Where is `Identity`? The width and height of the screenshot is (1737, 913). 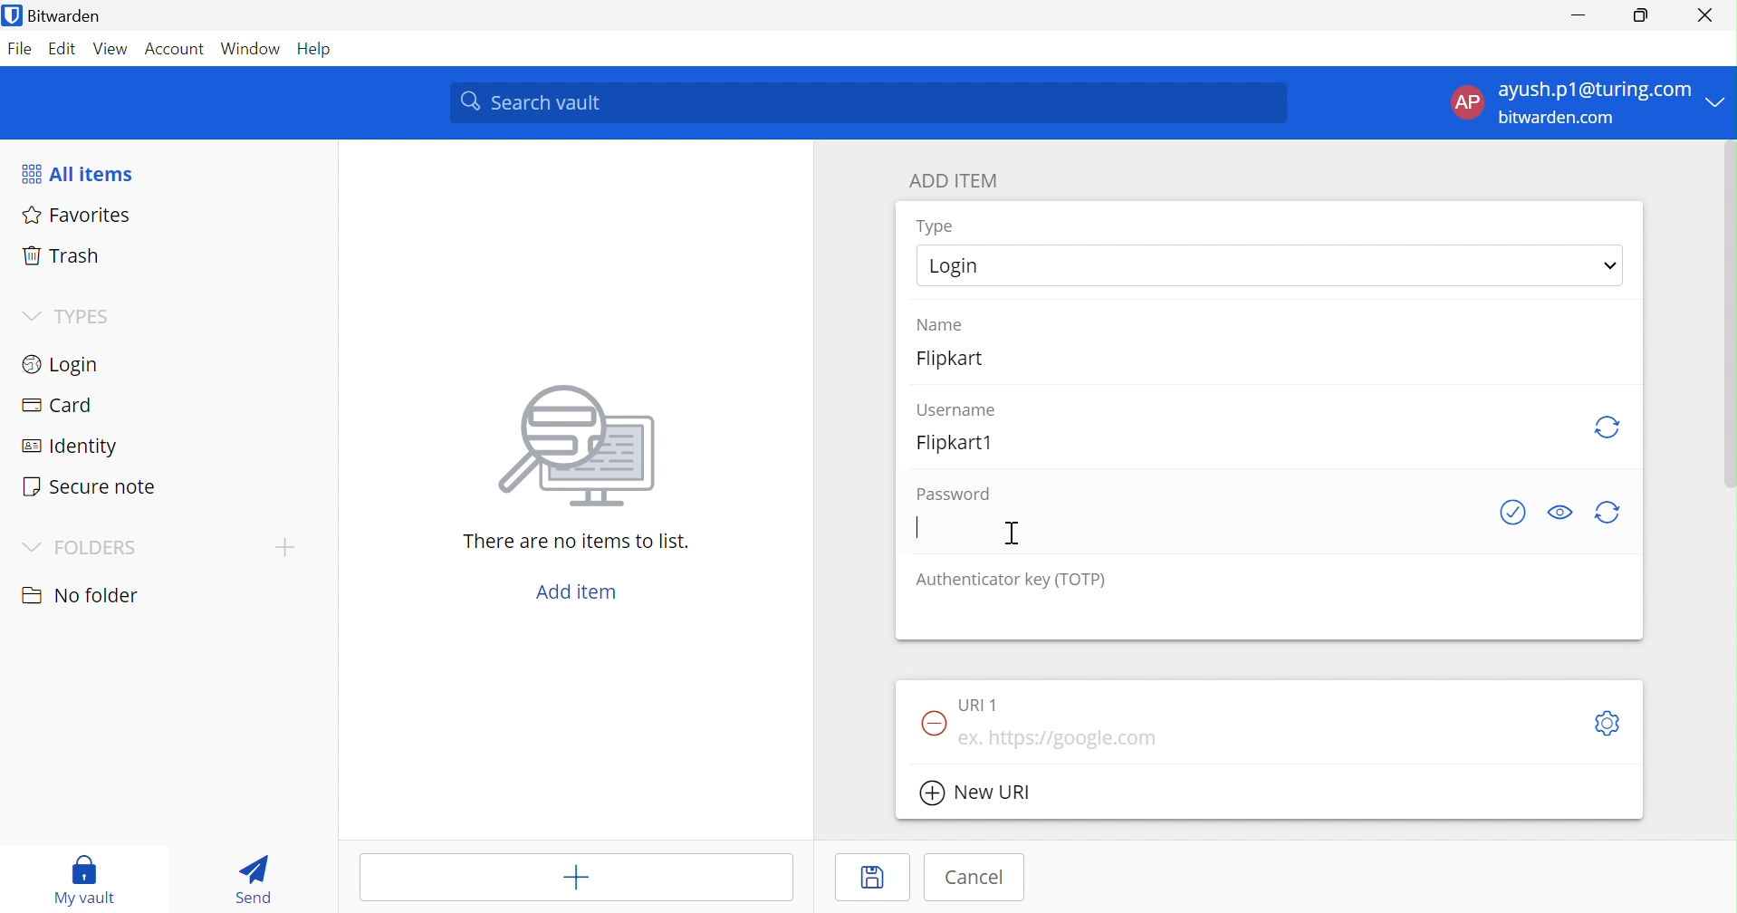
Identity is located at coordinates (72, 447).